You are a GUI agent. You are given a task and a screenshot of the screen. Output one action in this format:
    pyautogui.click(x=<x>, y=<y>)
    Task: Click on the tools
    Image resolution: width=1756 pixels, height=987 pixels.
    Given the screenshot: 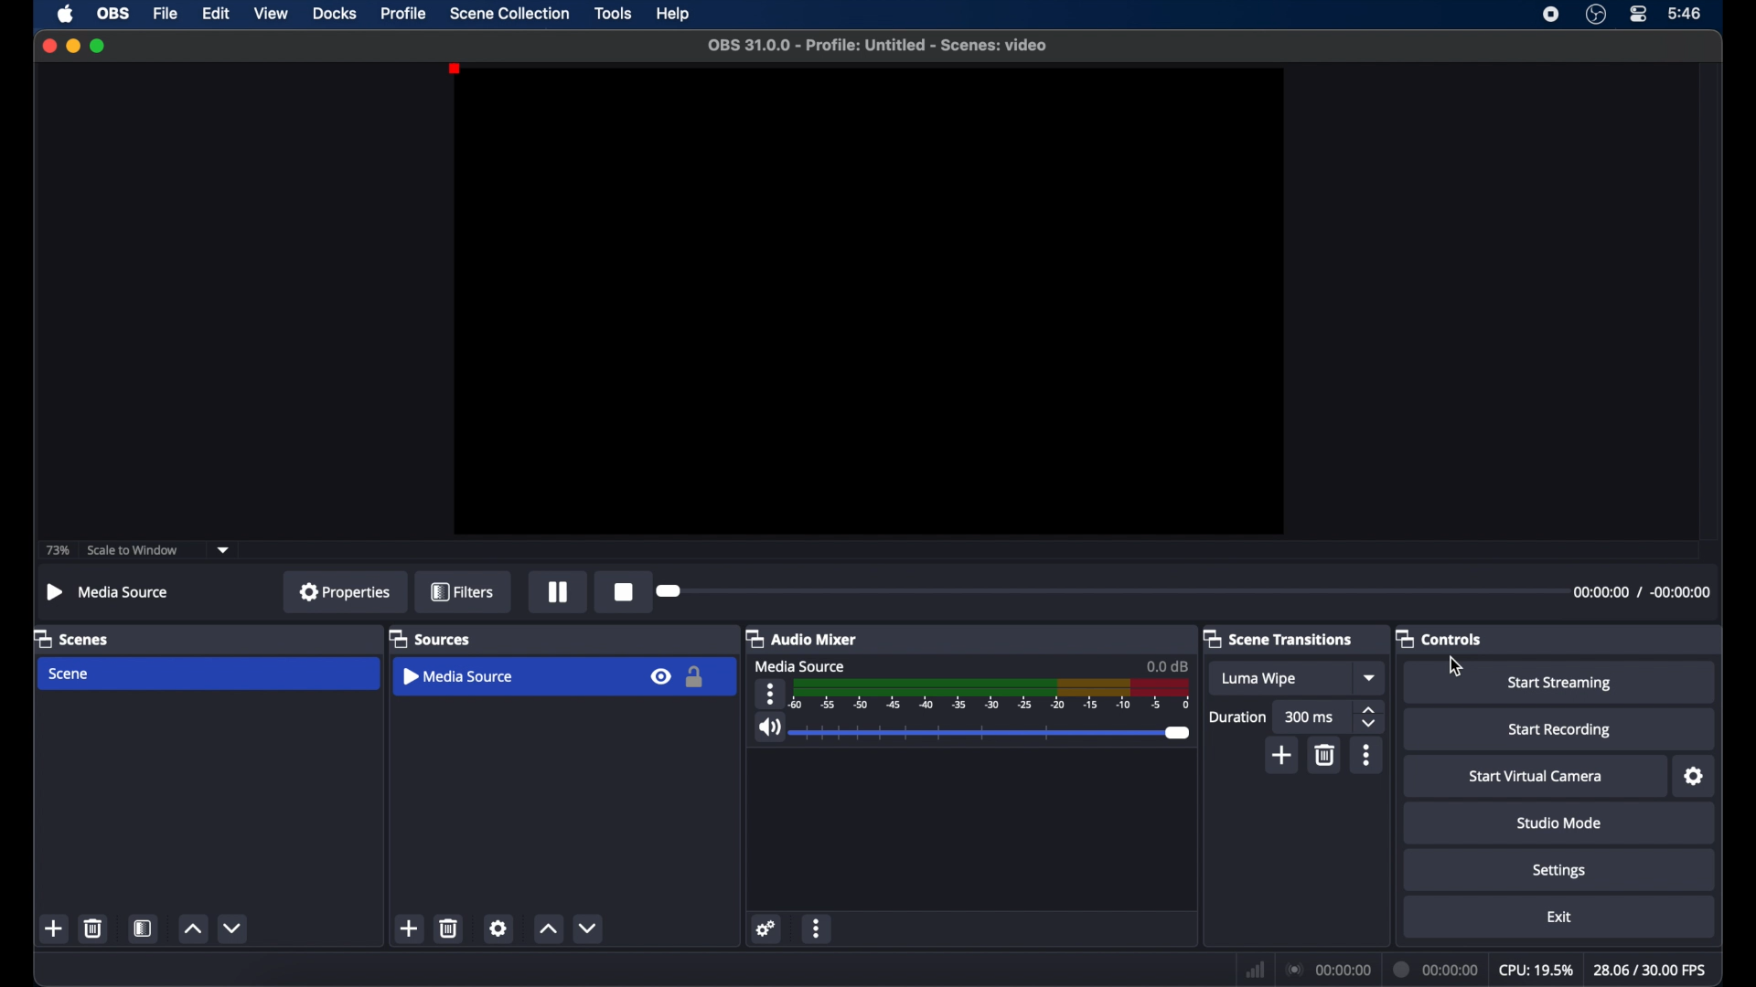 What is the action you would take?
    pyautogui.click(x=614, y=12)
    